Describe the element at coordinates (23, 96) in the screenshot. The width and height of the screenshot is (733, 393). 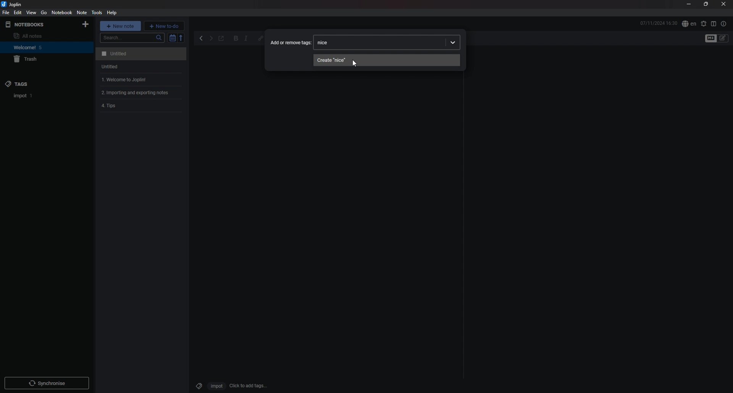
I see `tag` at that location.